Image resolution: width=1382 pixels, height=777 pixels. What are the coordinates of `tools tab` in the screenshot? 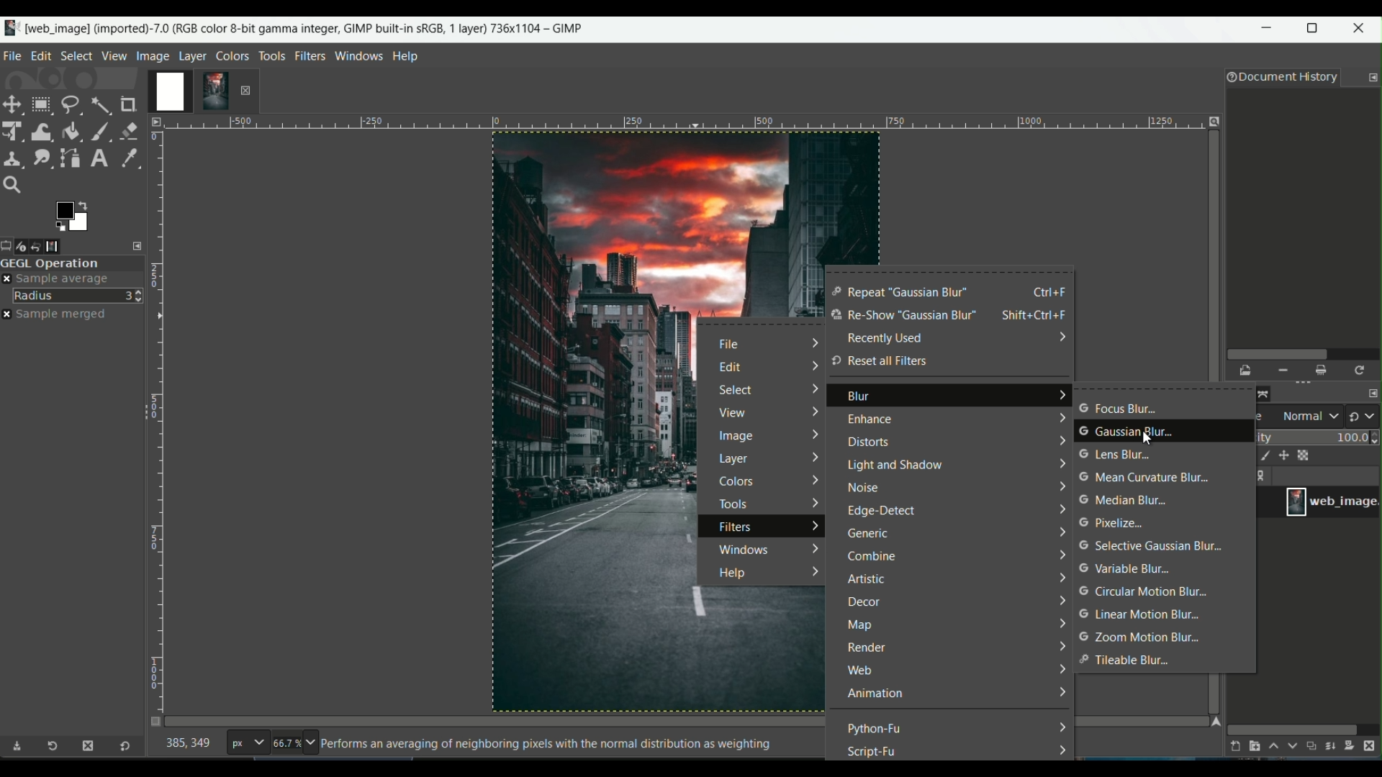 It's located at (271, 55).